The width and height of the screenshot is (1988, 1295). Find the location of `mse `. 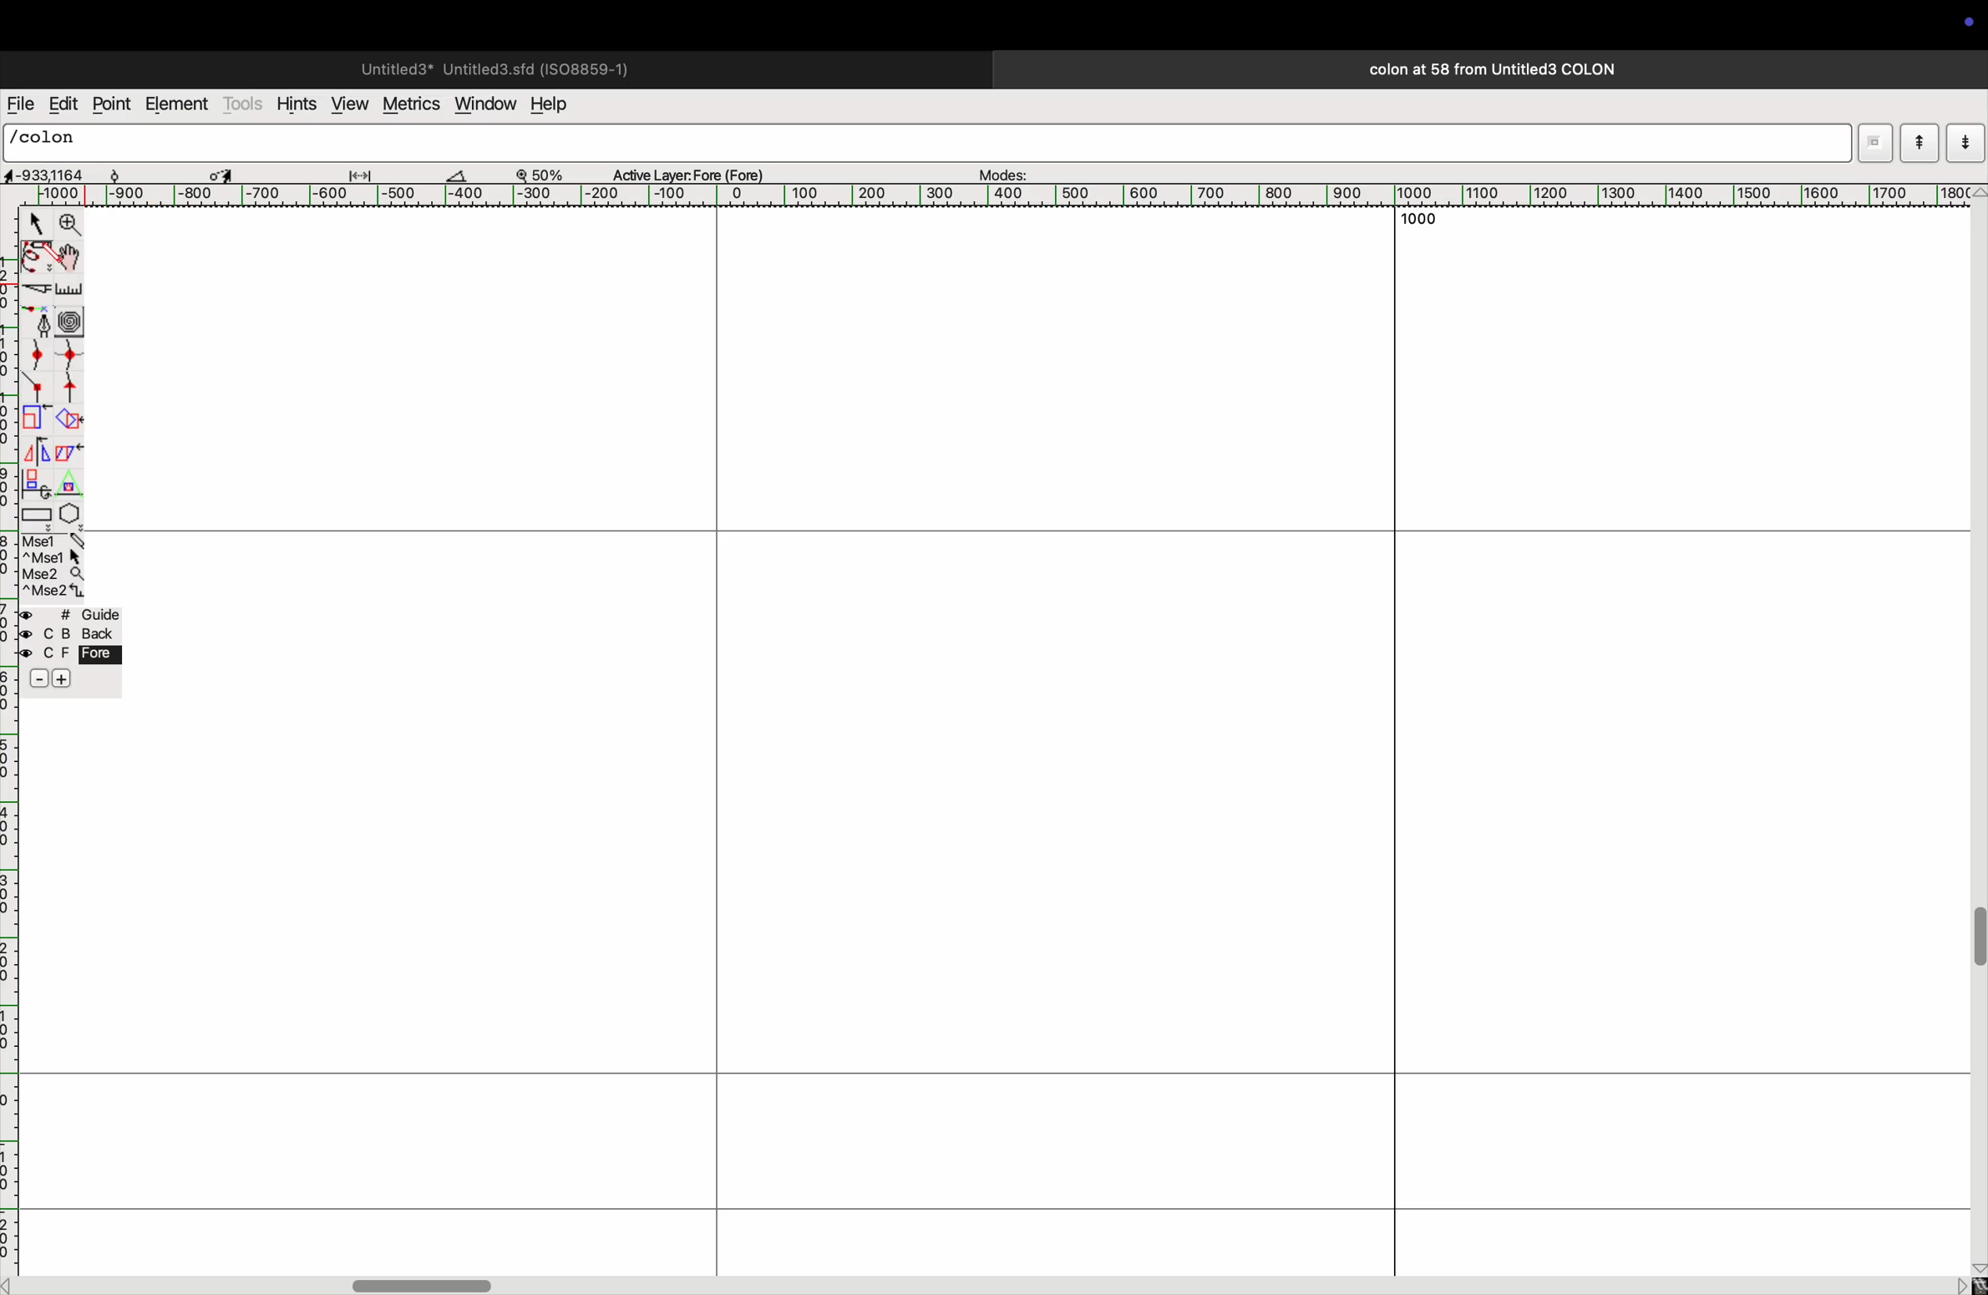

mse  is located at coordinates (50, 565).